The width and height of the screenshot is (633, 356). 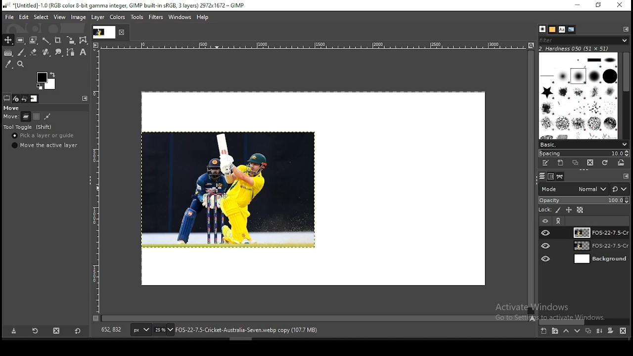 I want to click on refresh brushes, so click(x=606, y=163).